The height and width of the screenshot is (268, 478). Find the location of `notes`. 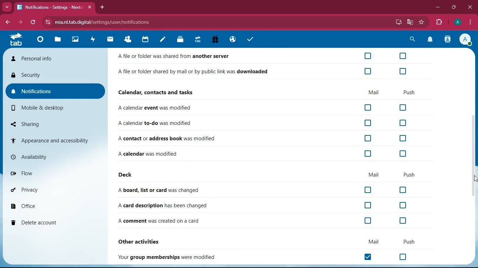

notes is located at coordinates (162, 40).